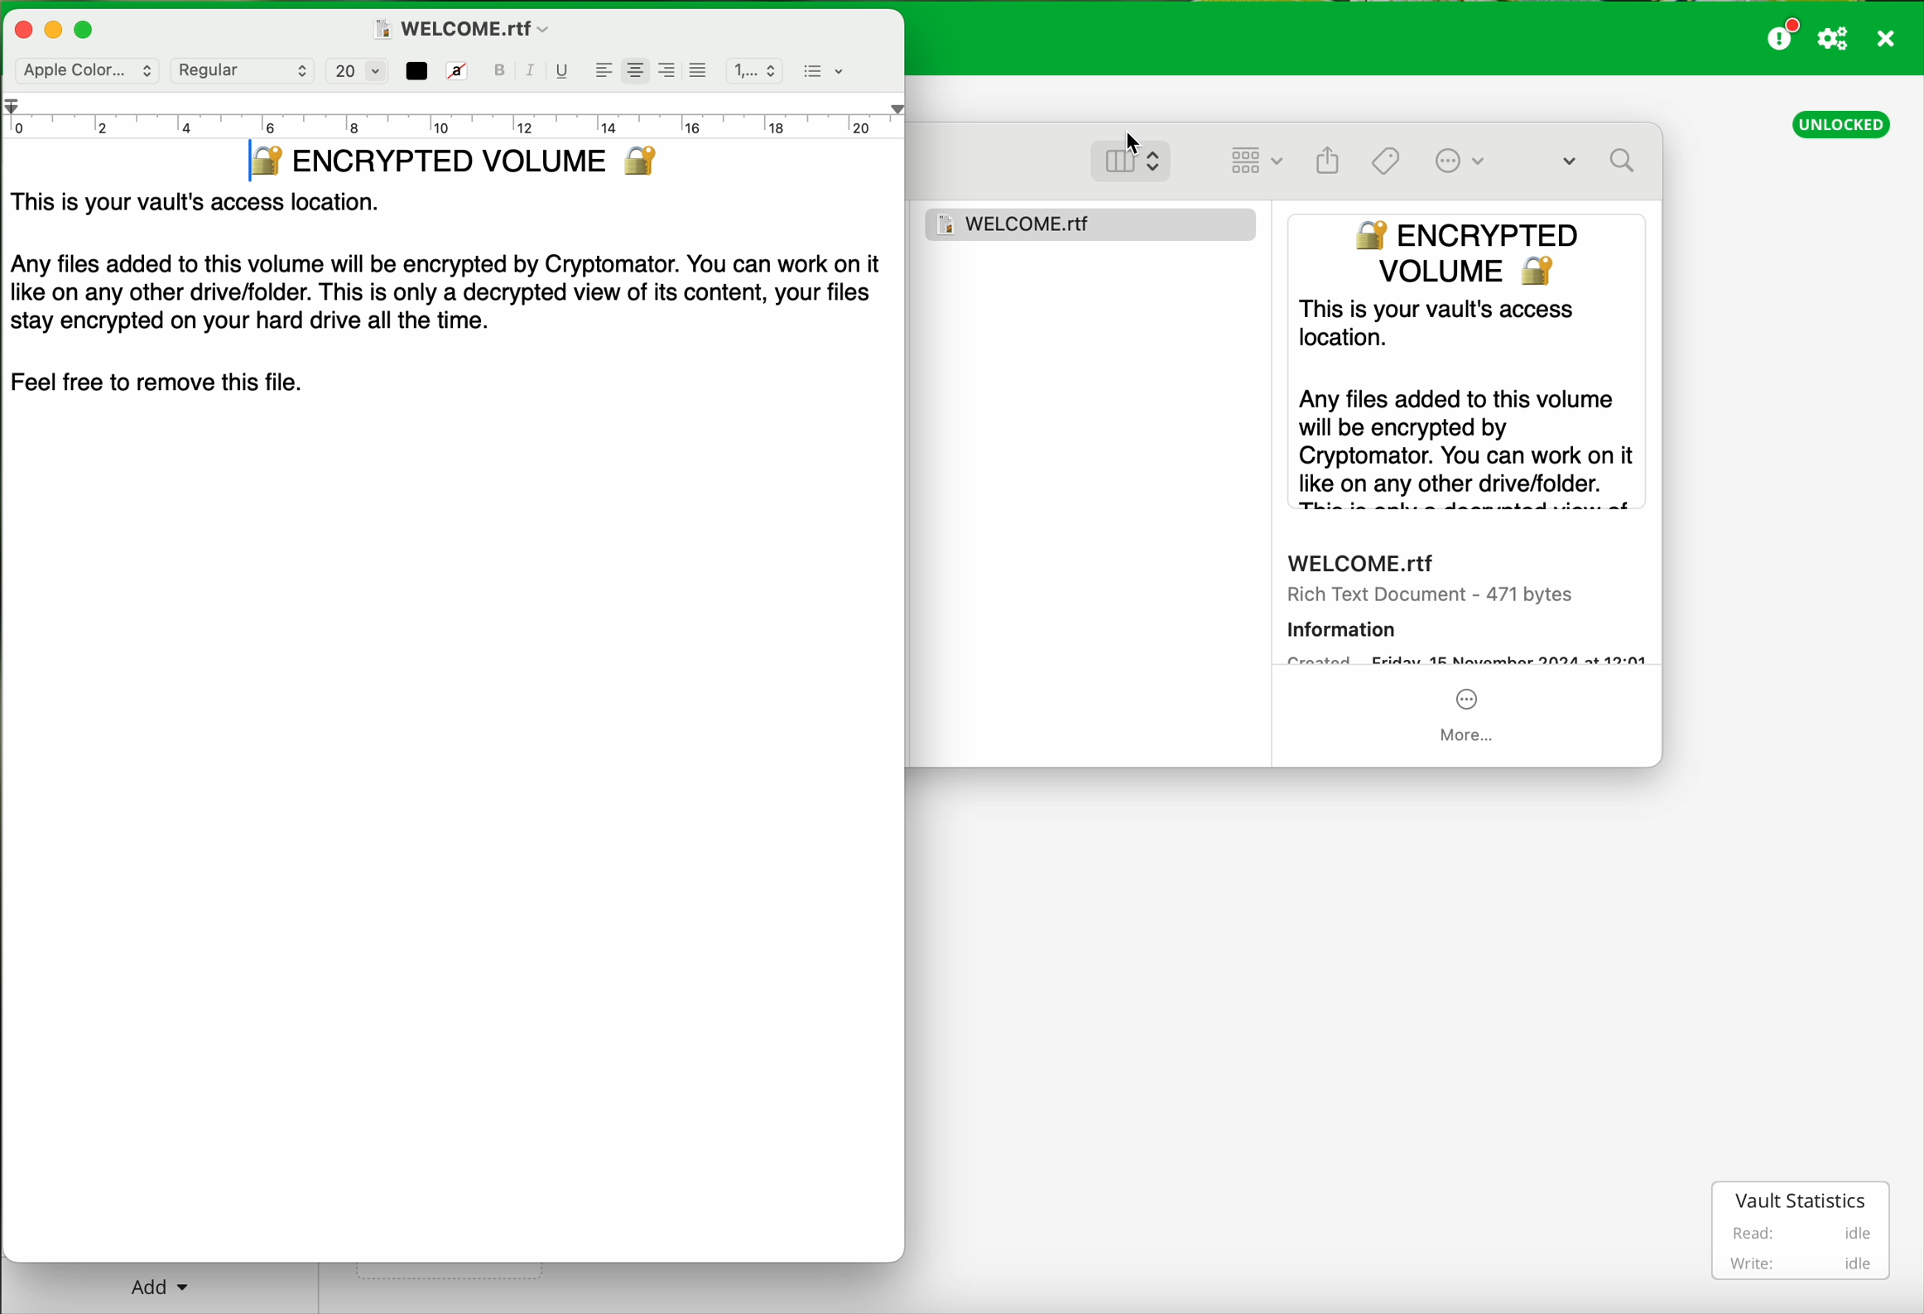 The height and width of the screenshot is (1314, 1924). I want to click on Regular, so click(242, 70).